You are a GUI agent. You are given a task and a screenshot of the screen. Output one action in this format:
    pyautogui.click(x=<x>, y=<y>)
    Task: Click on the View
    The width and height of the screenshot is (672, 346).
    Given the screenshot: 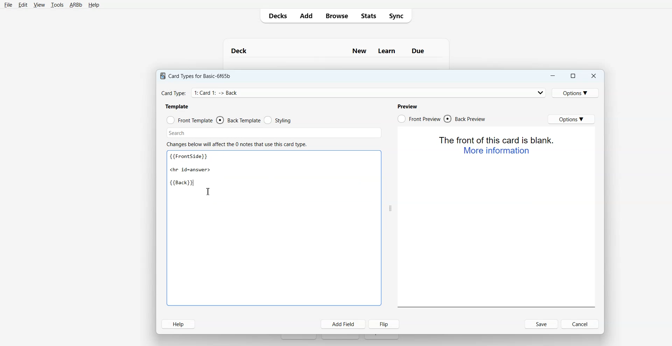 What is the action you would take?
    pyautogui.click(x=38, y=5)
    